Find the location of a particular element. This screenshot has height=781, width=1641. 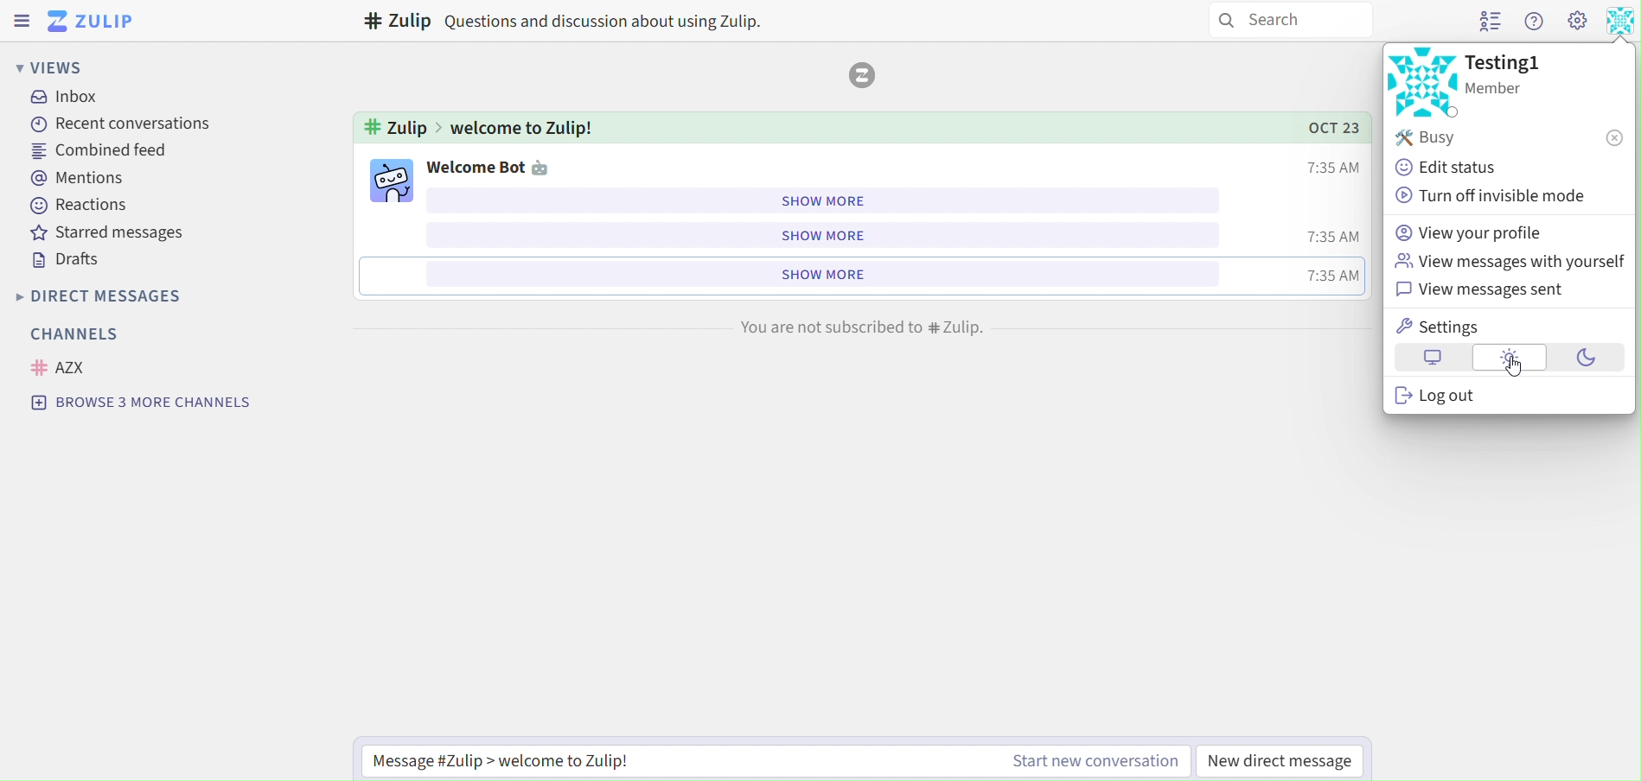

Message #Zulip > welcome to Zulip! is located at coordinates (501, 757).